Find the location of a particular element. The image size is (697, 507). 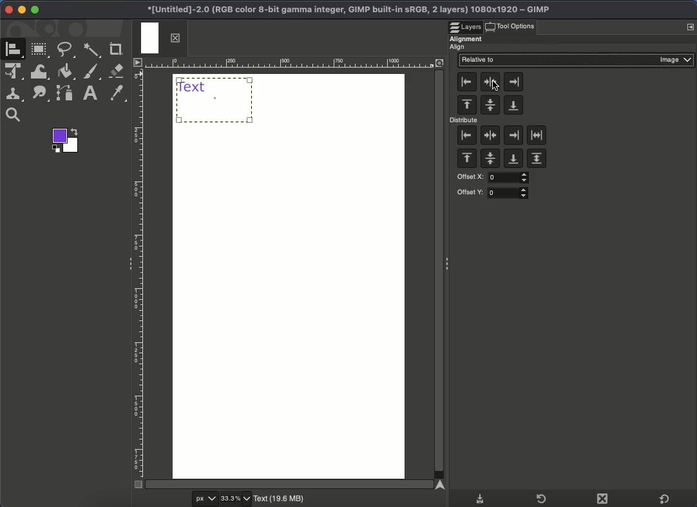

Align to the bottom is located at coordinates (512, 106).